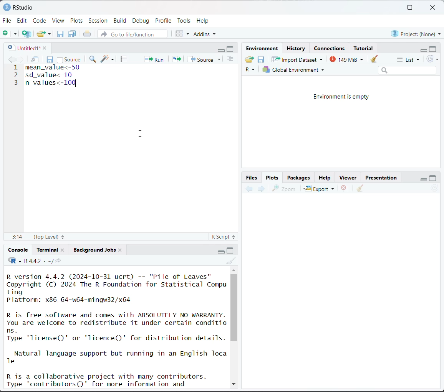 The width and height of the screenshot is (444, 392). I want to click on save current document, so click(50, 59).